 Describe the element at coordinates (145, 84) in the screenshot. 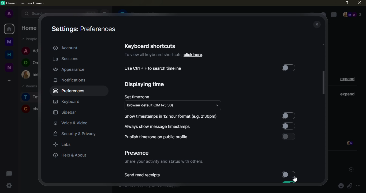

I see `displaying time` at that location.